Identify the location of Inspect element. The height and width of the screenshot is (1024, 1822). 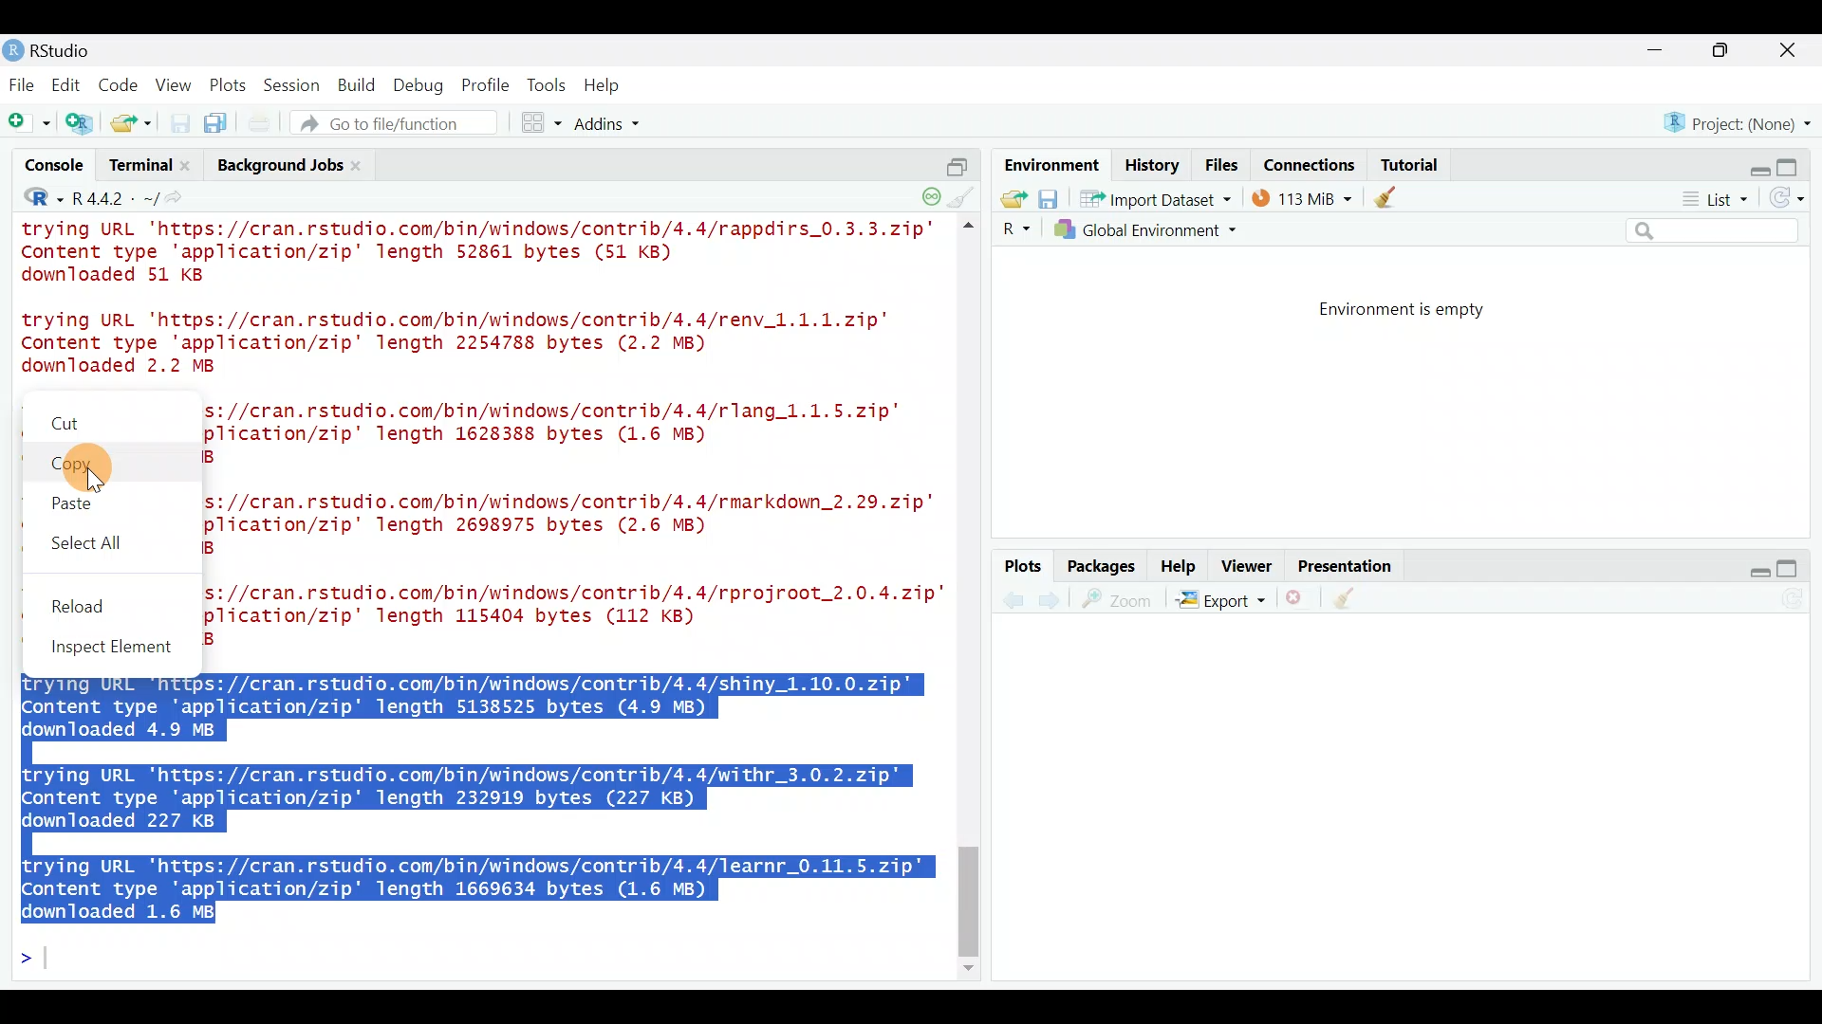
(115, 643).